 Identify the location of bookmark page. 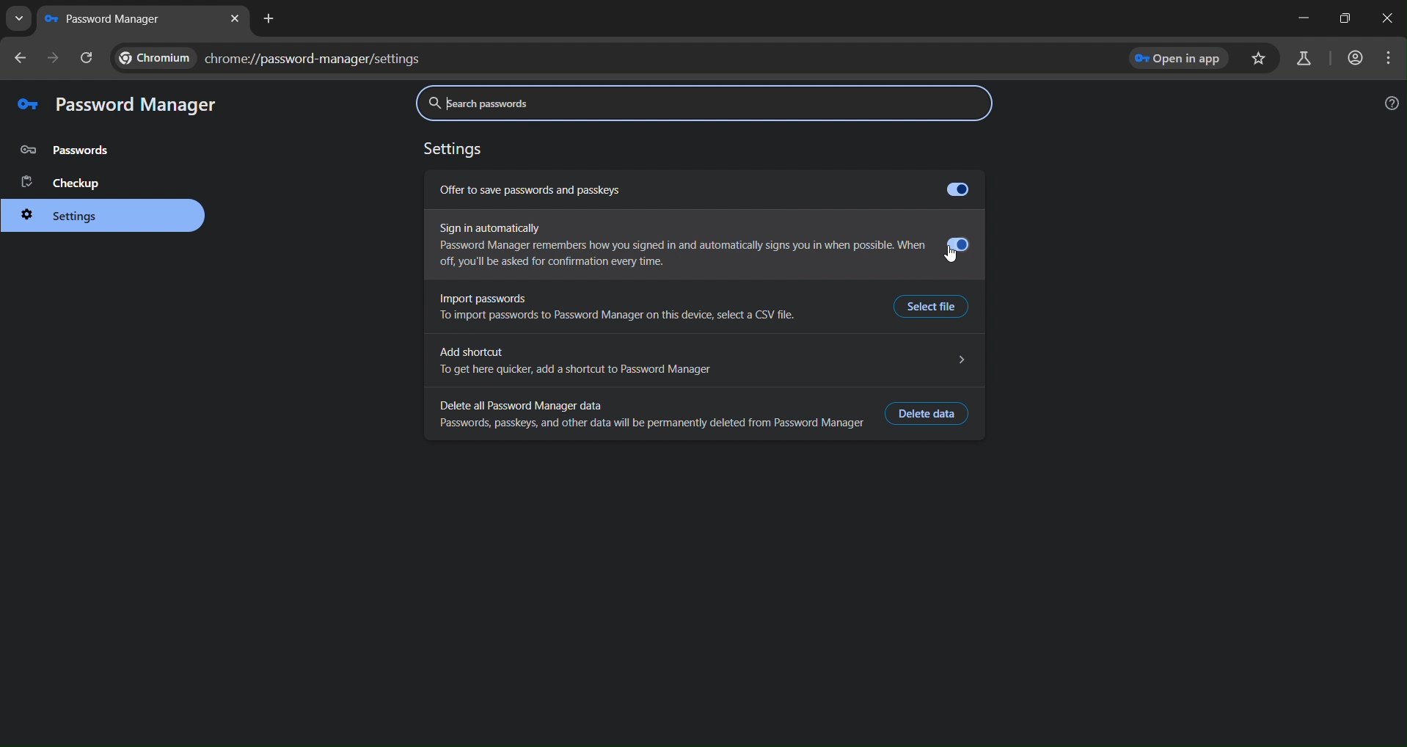
(1261, 59).